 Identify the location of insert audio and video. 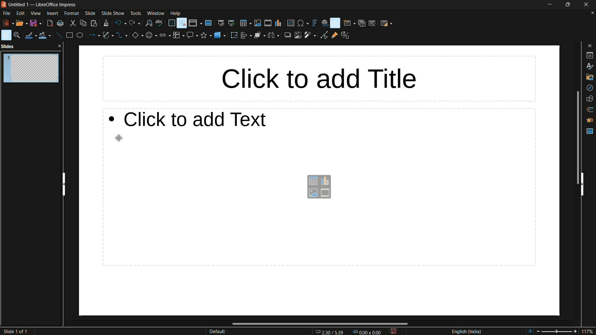
(325, 194).